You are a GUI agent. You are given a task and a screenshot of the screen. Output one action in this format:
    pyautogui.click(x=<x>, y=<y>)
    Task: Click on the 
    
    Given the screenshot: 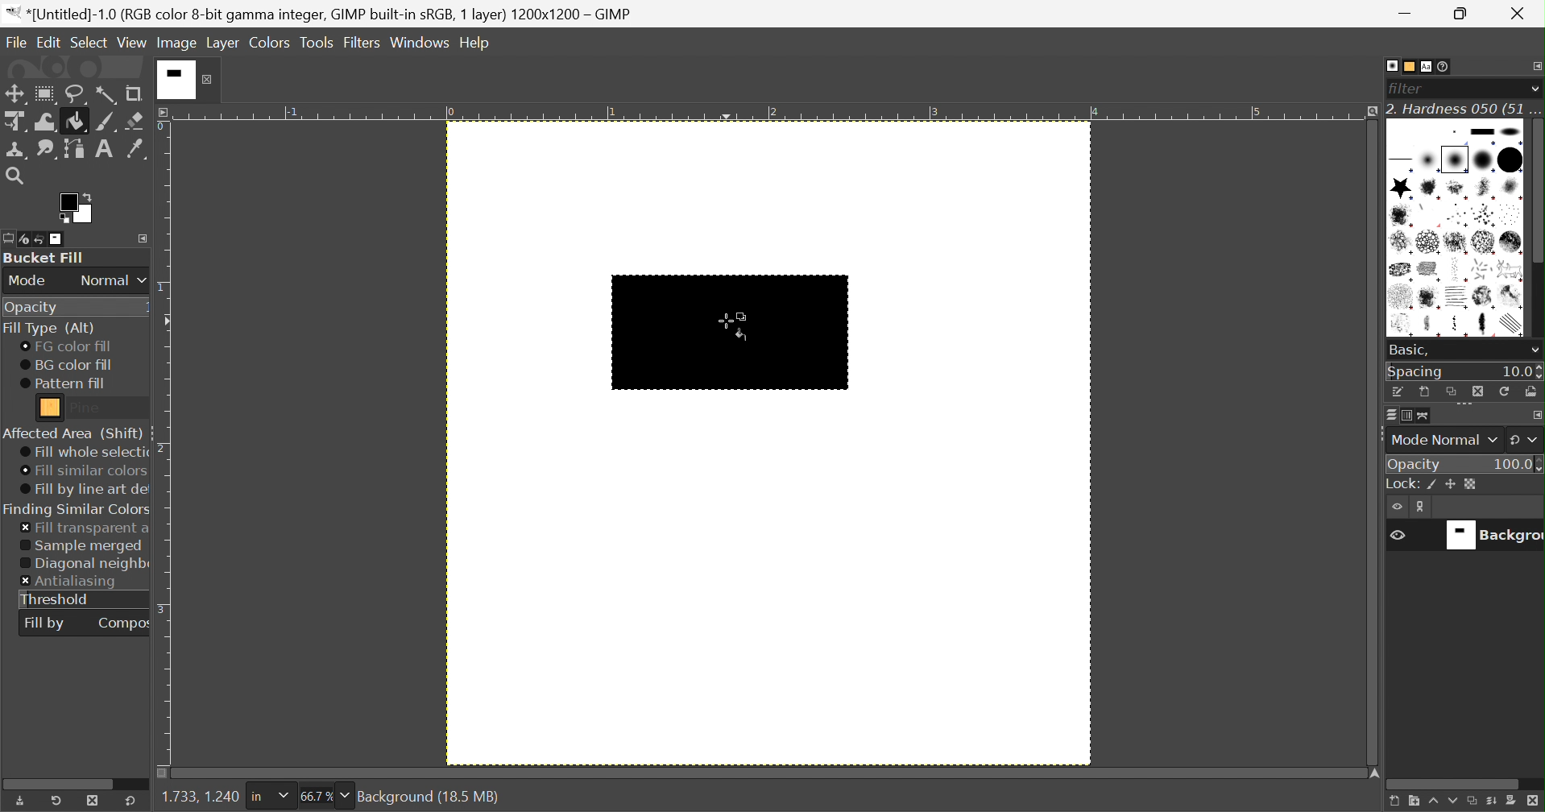 What is the action you would take?
    pyautogui.click(x=1482, y=131)
    